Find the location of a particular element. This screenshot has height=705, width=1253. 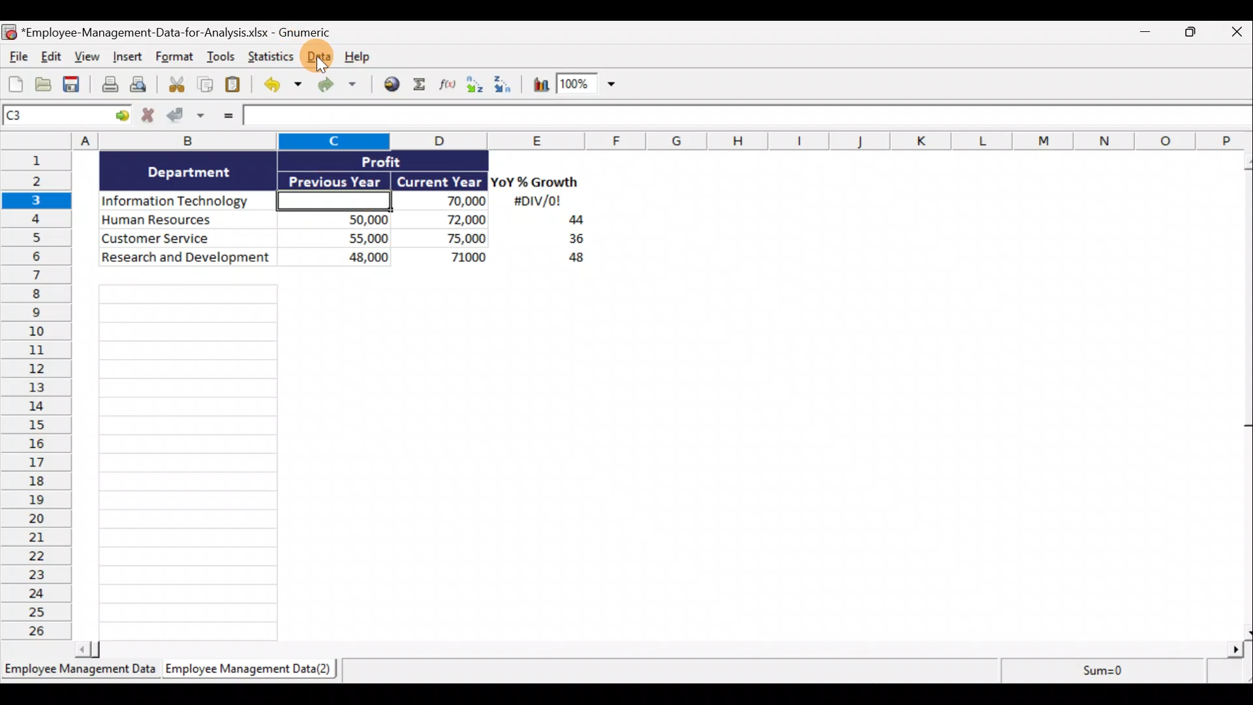

44 is located at coordinates (568, 221).